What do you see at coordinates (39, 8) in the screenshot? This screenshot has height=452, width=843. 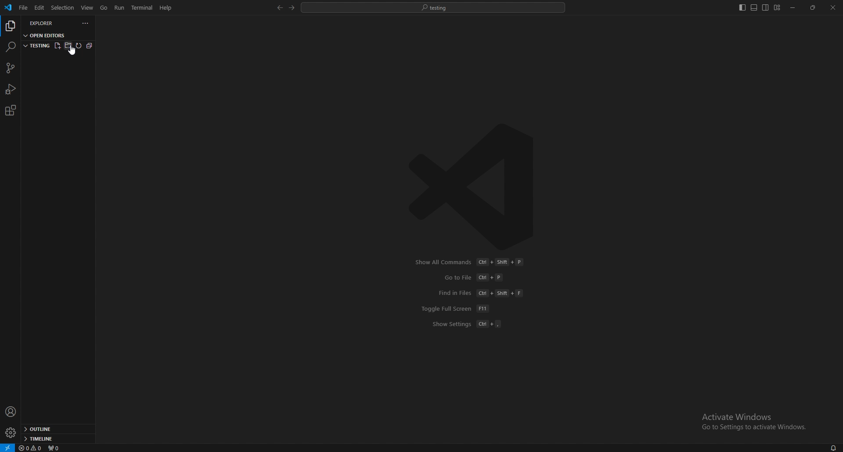 I see `edit` at bounding box center [39, 8].